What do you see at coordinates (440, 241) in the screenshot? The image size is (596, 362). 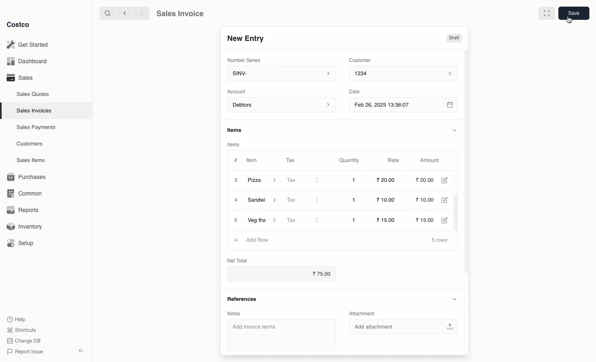 I see `5 rows` at bounding box center [440, 241].